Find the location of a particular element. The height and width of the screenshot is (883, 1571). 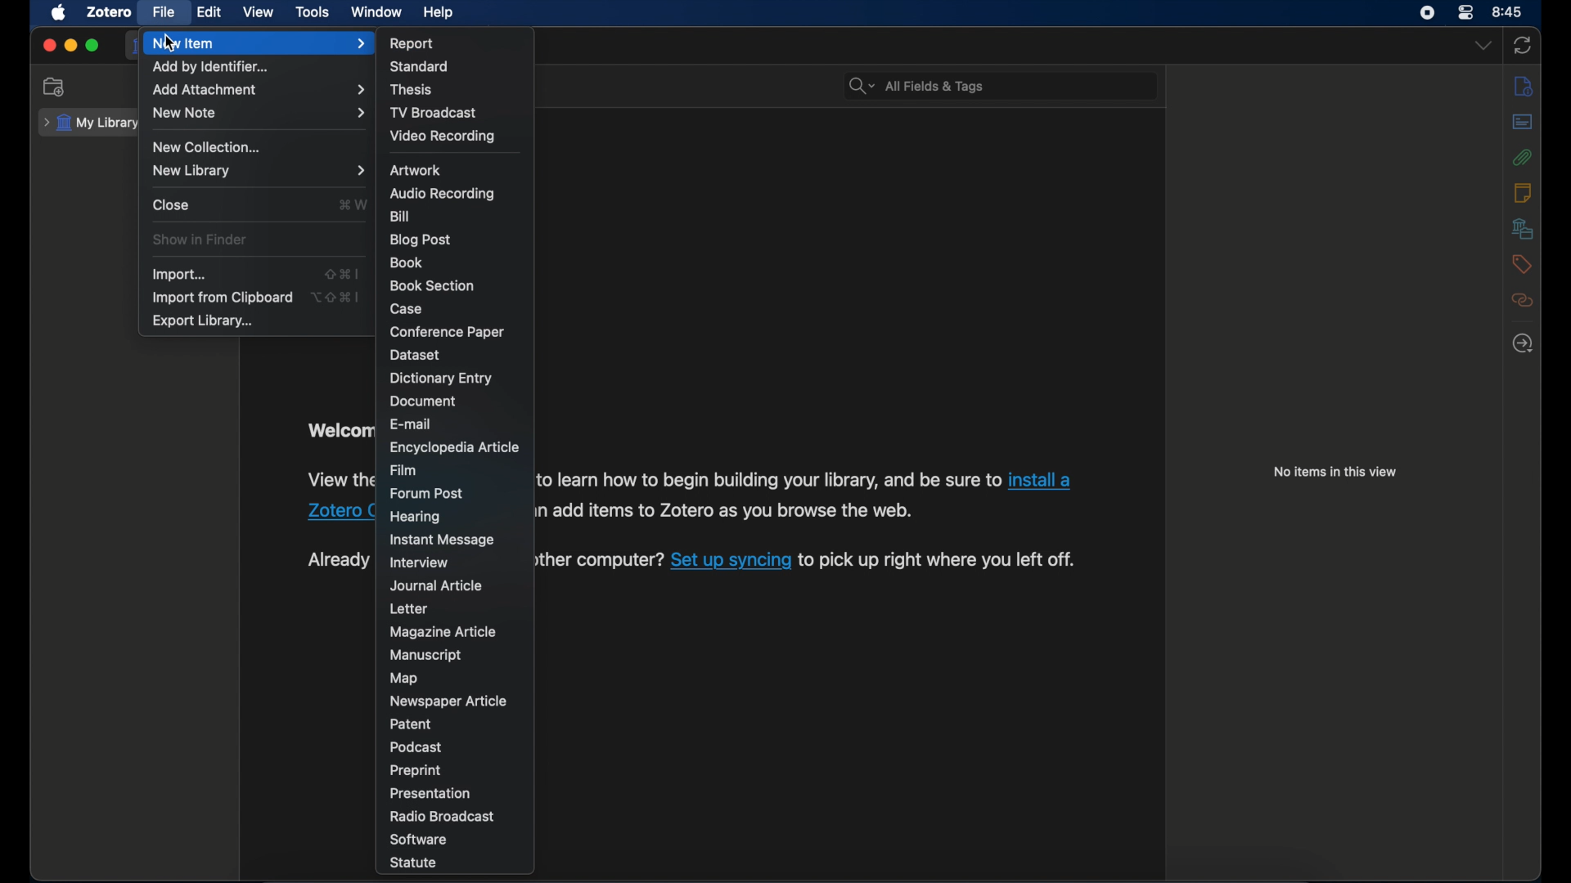

bill is located at coordinates (399, 215).